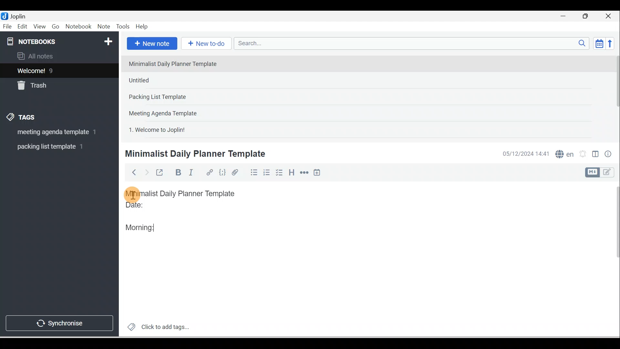 The width and height of the screenshot is (620, 349). Describe the element at coordinates (61, 40) in the screenshot. I see `Notebooks` at that location.